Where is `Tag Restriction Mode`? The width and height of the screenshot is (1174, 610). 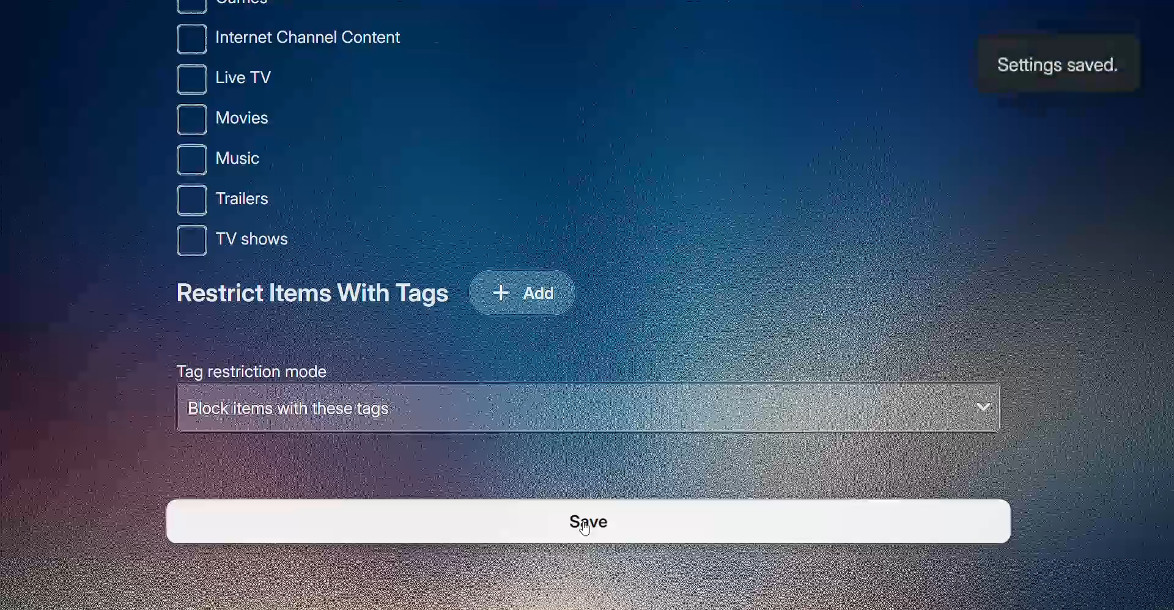
Tag Restriction Mode is located at coordinates (246, 370).